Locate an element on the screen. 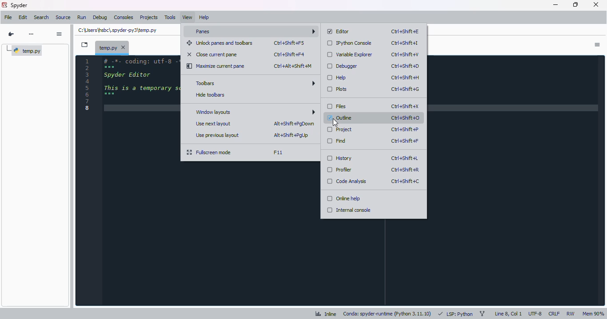  edit is located at coordinates (23, 17).